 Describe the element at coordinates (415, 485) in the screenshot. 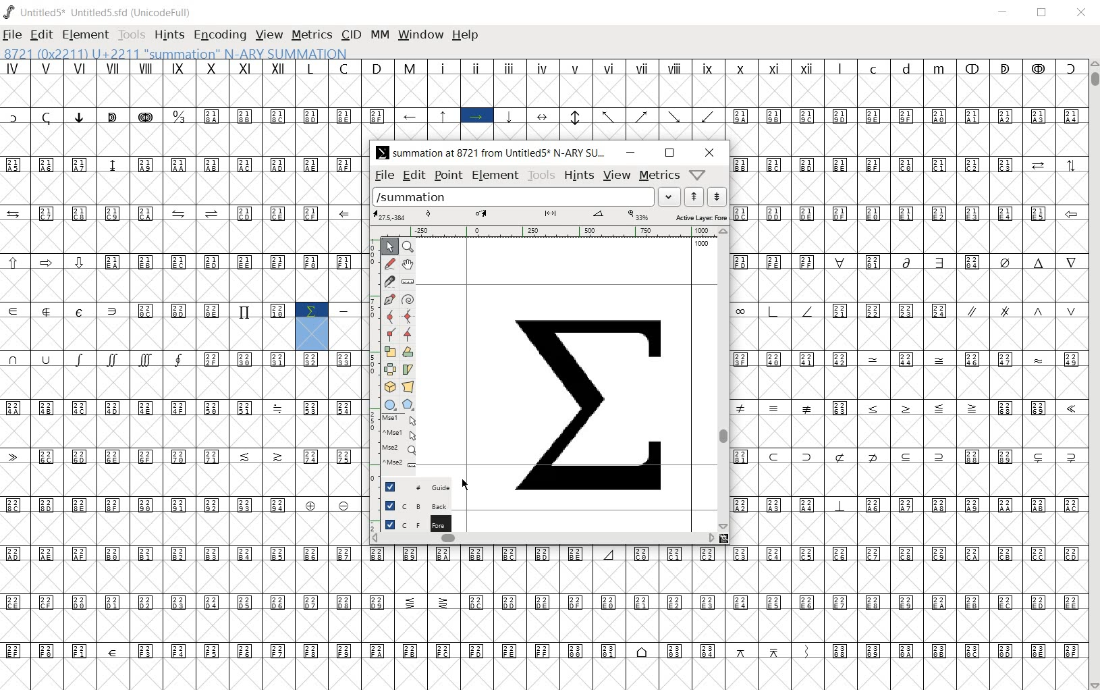

I see `Guide` at that location.